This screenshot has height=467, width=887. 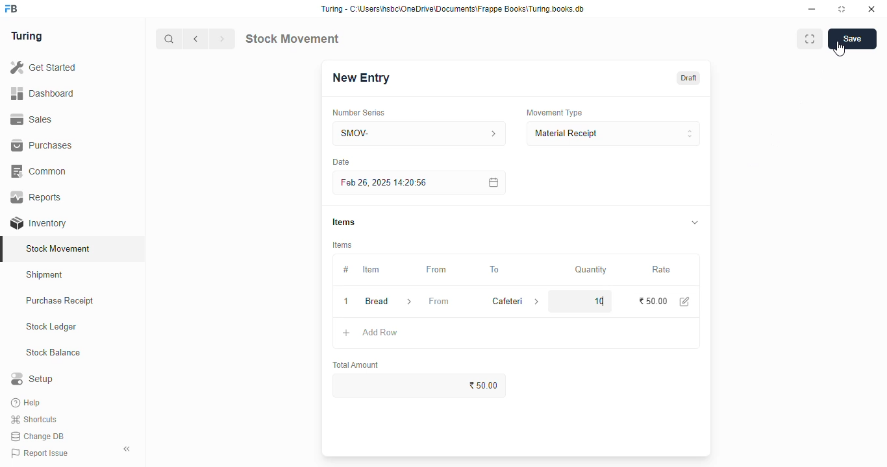 What do you see at coordinates (504, 301) in the screenshot?
I see `cafeteria` at bounding box center [504, 301].